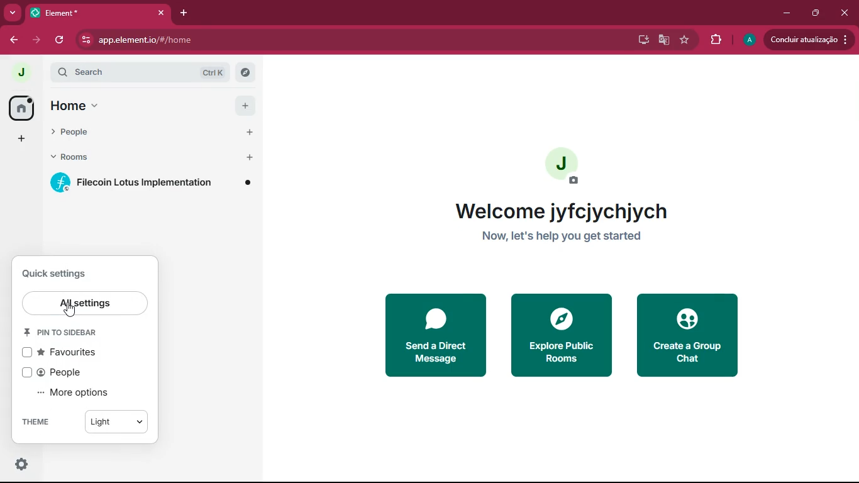  I want to click on people, so click(67, 372).